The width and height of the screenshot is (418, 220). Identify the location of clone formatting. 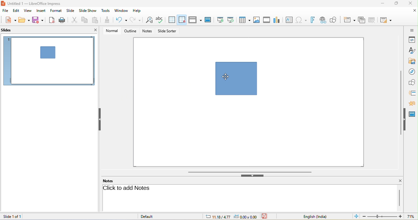
(107, 20).